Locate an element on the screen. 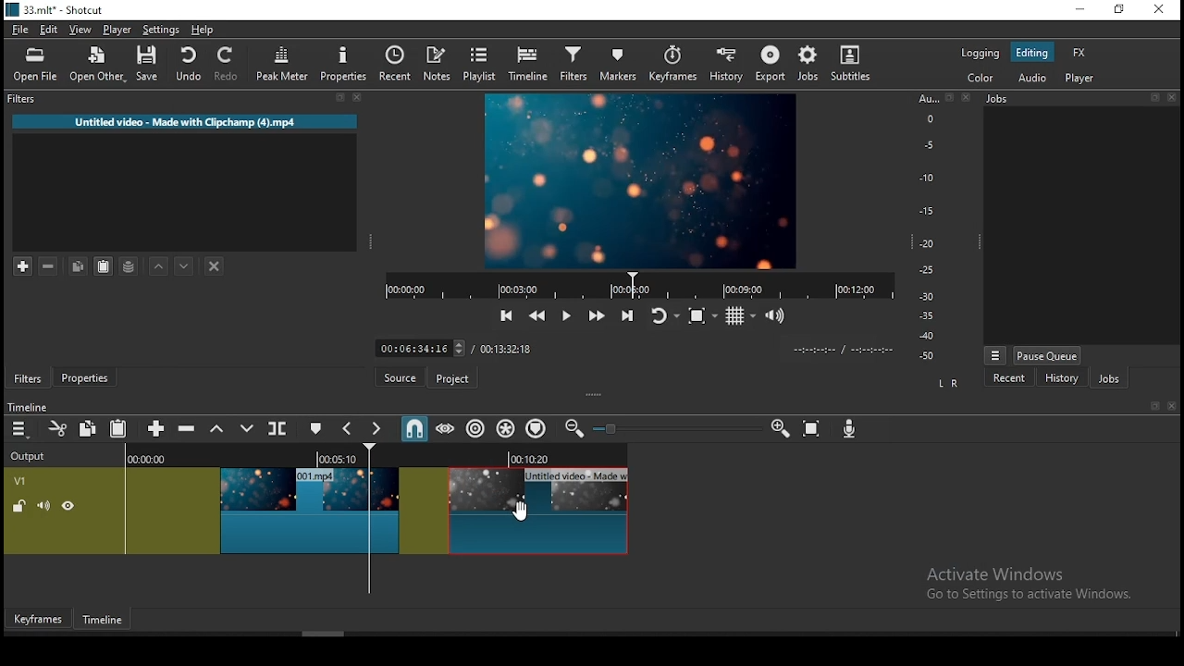   is located at coordinates (629, 347).